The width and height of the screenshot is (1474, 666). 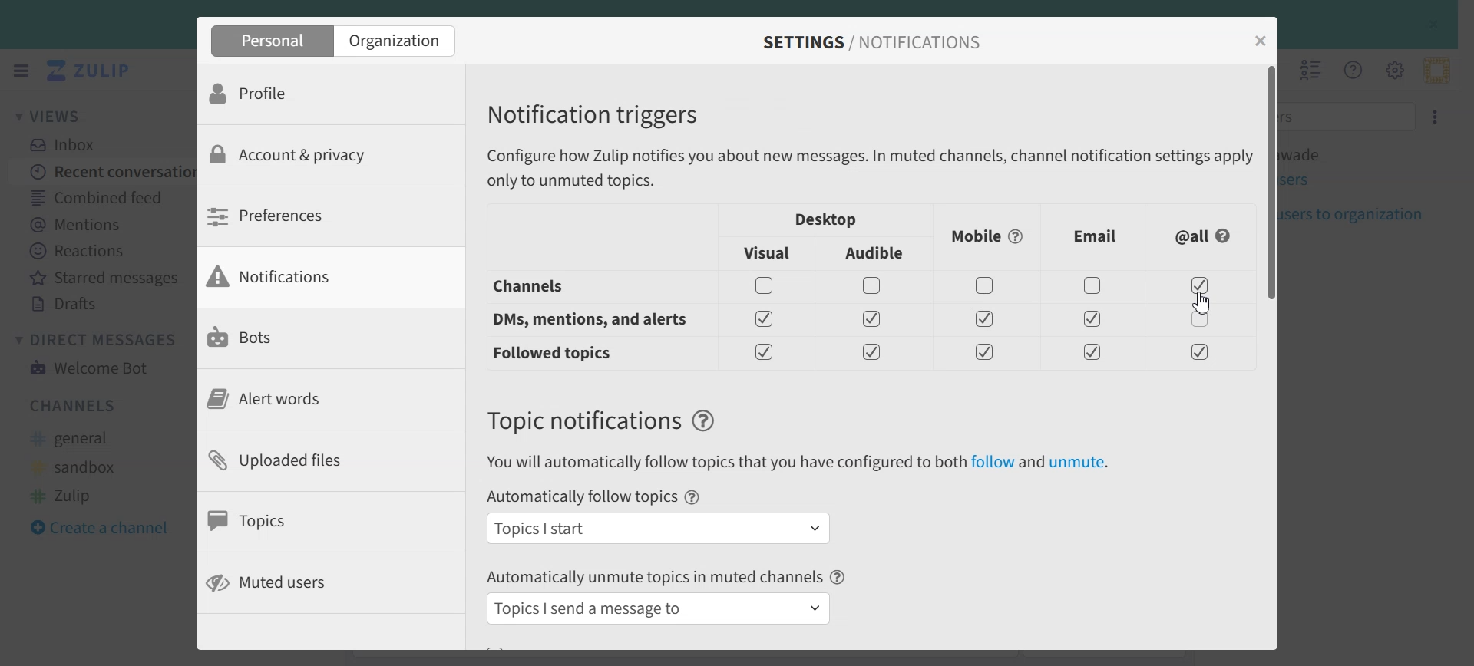 I want to click on Channels, so click(x=75, y=405).